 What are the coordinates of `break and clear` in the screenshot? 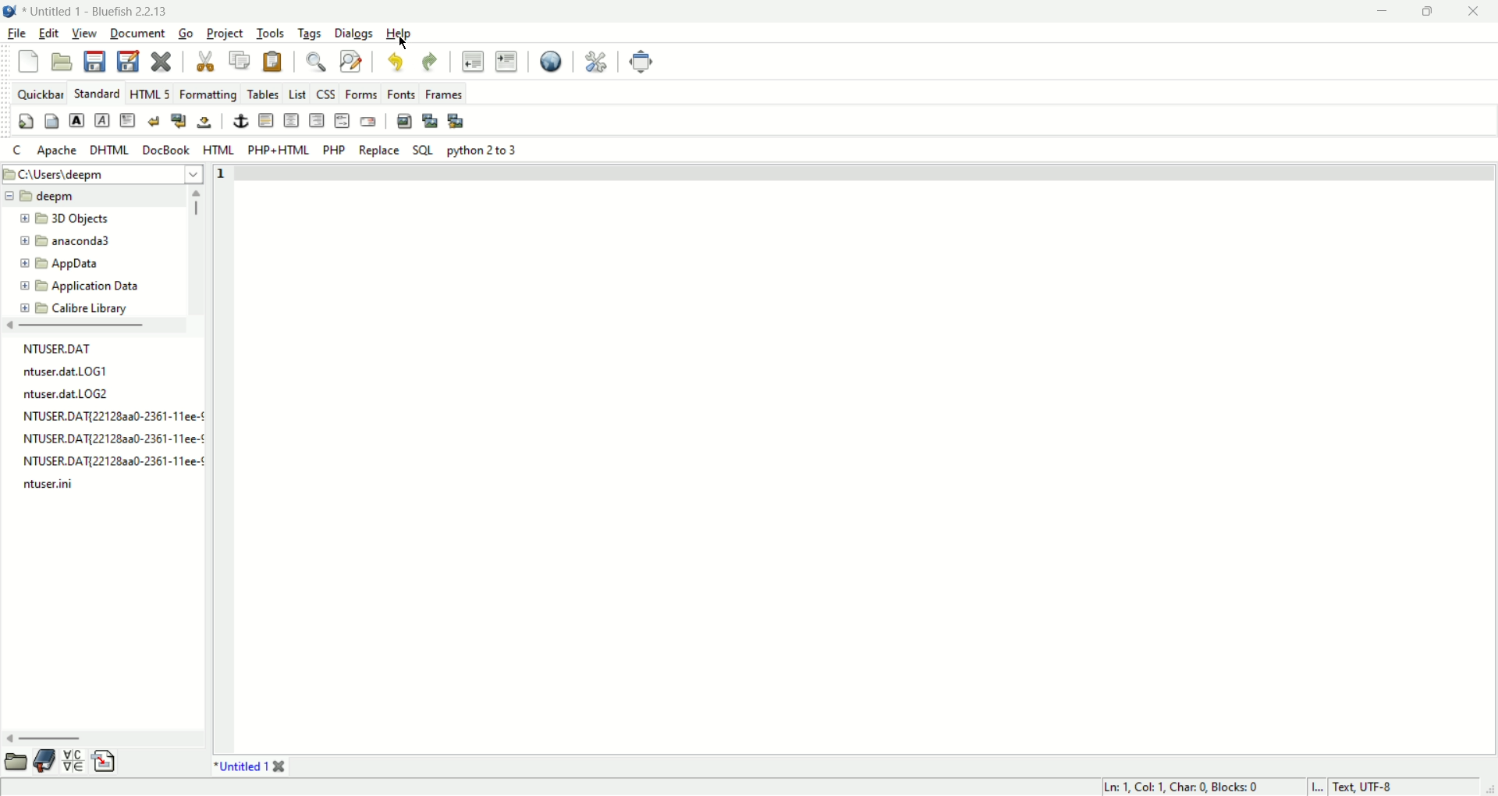 It's located at (179, 120).